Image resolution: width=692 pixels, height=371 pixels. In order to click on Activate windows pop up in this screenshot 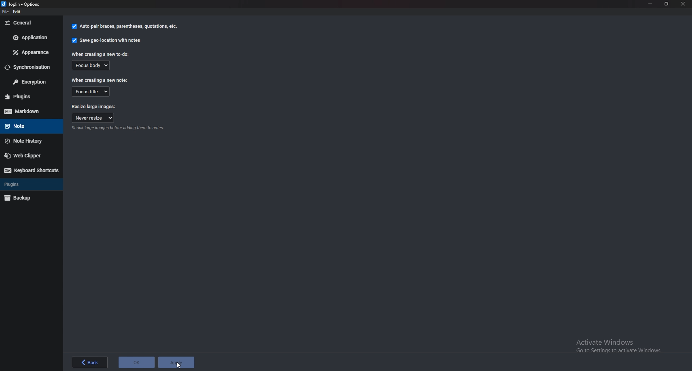, I will do `click(621, 344)`.